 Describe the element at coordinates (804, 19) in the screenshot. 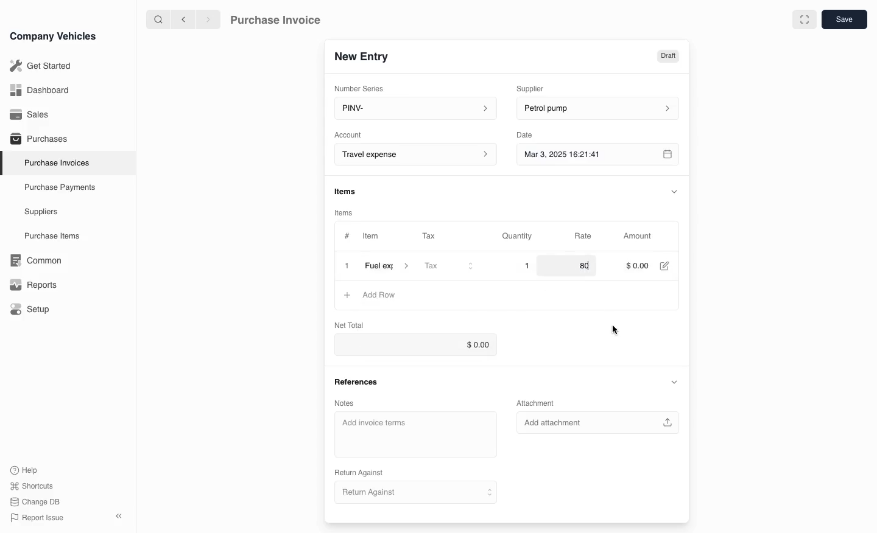

I see `full screen` at that location.